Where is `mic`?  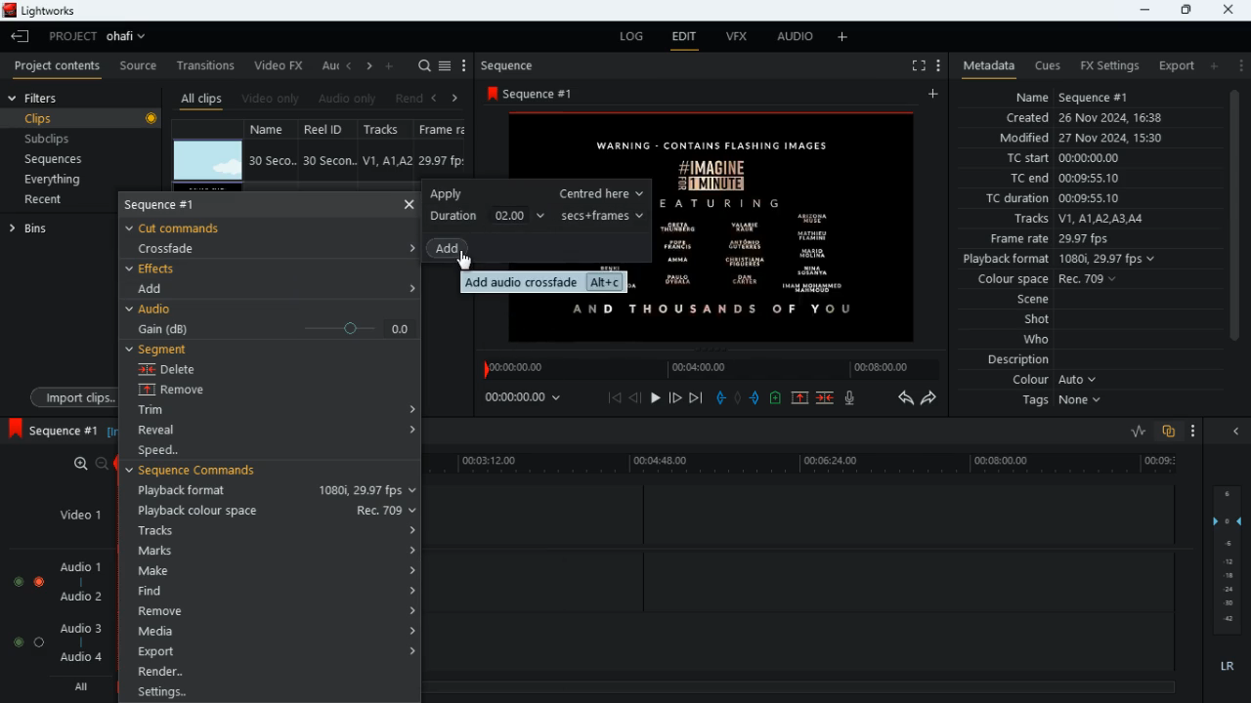
mic is located at coordinates (851, 397).